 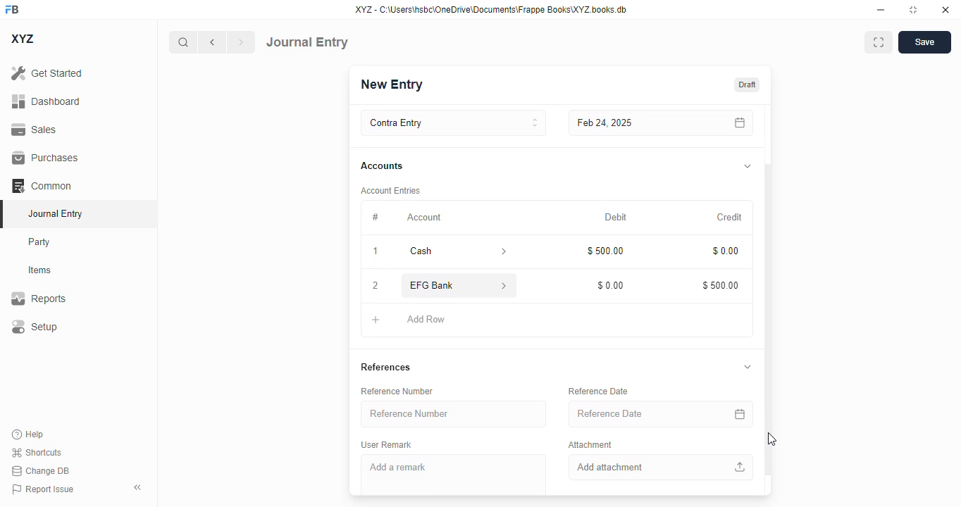 What do you see at coordinates (375, 218) in the screenshot?
I see `#` at bounding box center [375, 218].